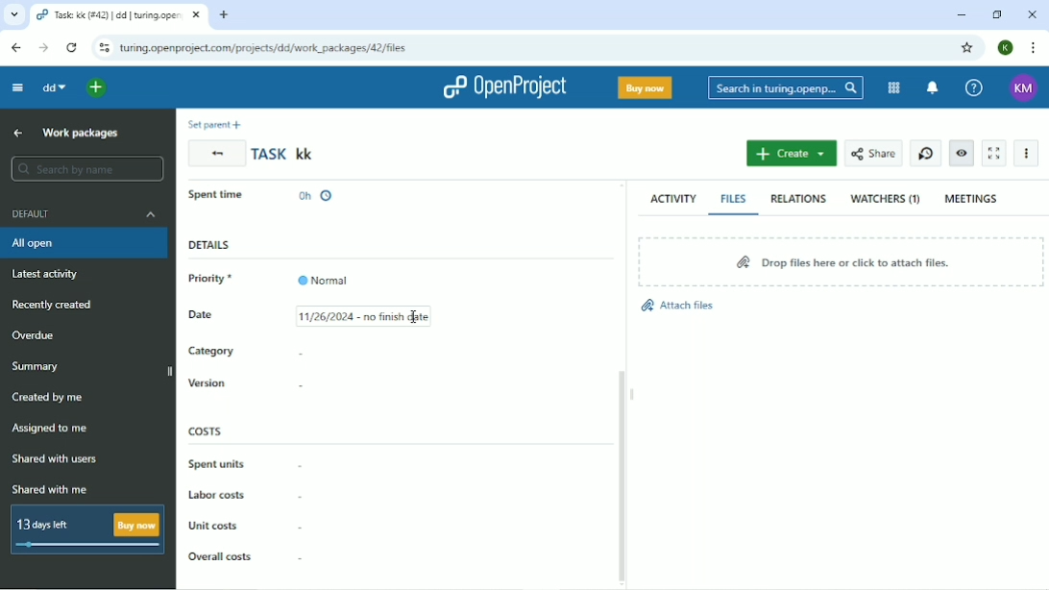 This screenshot has height=590, width=1049. Describe the element at coordinates (103, 48) in the screenshot. I see `View site information` at that location.